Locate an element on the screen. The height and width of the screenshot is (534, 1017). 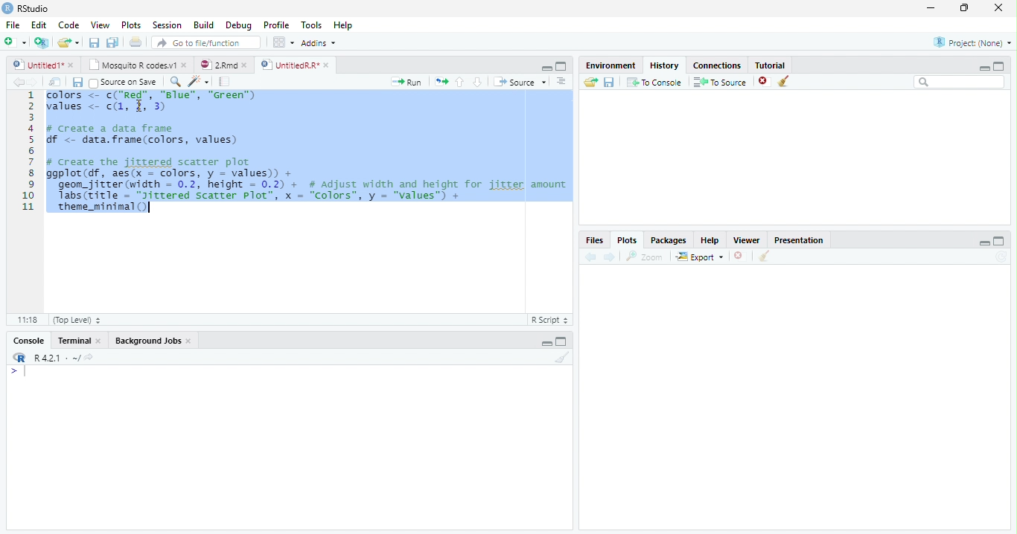
Edit is located at coordinates (39, 25).